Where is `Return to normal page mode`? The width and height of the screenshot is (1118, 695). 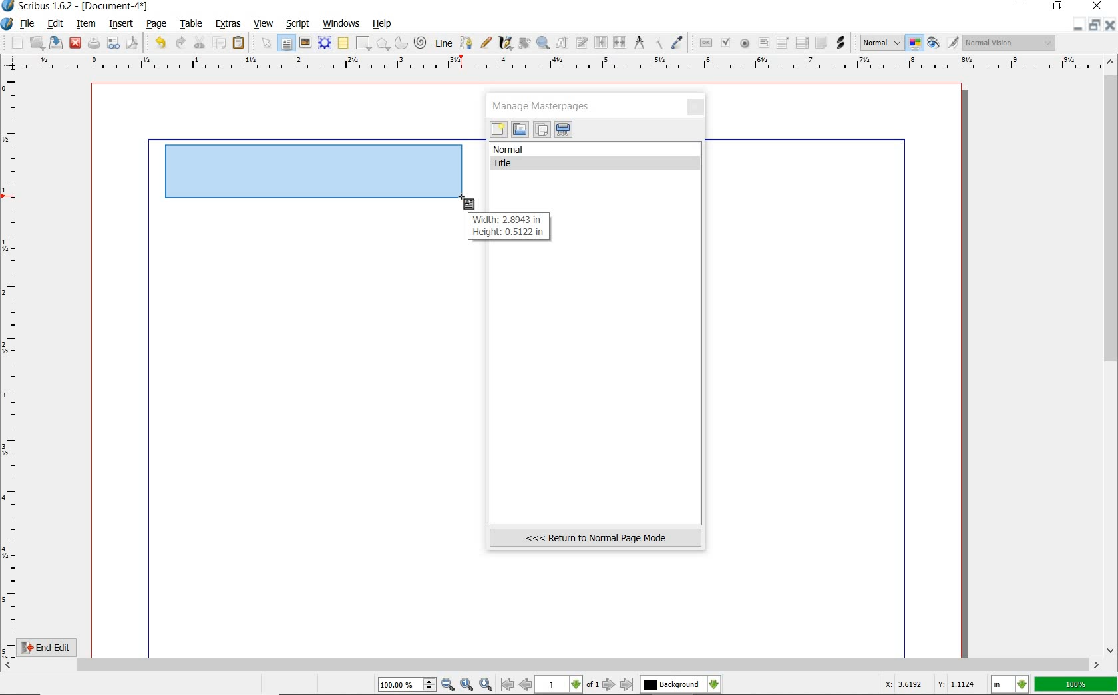 Return to normal page mode is located at coordinates (596, 537).